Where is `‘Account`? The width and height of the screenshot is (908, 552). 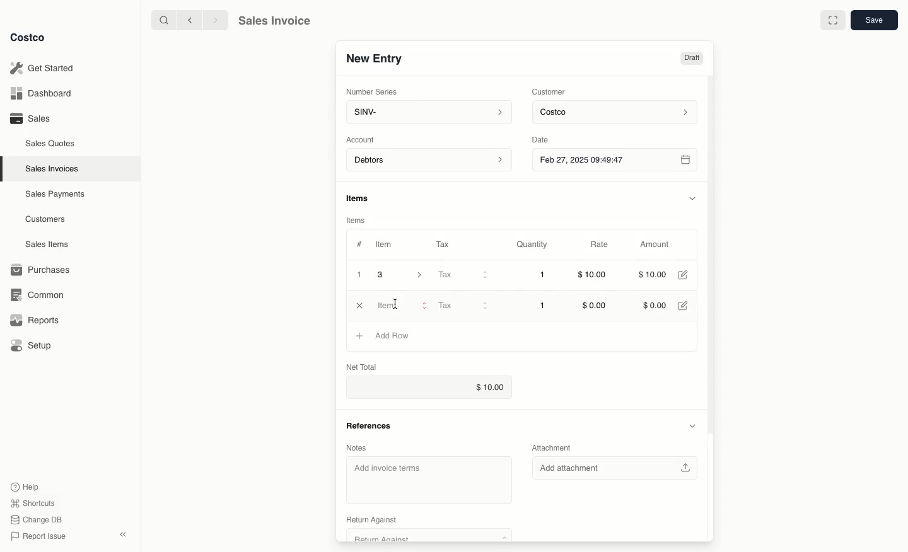
‘Account is located at coordinates (363, 139).